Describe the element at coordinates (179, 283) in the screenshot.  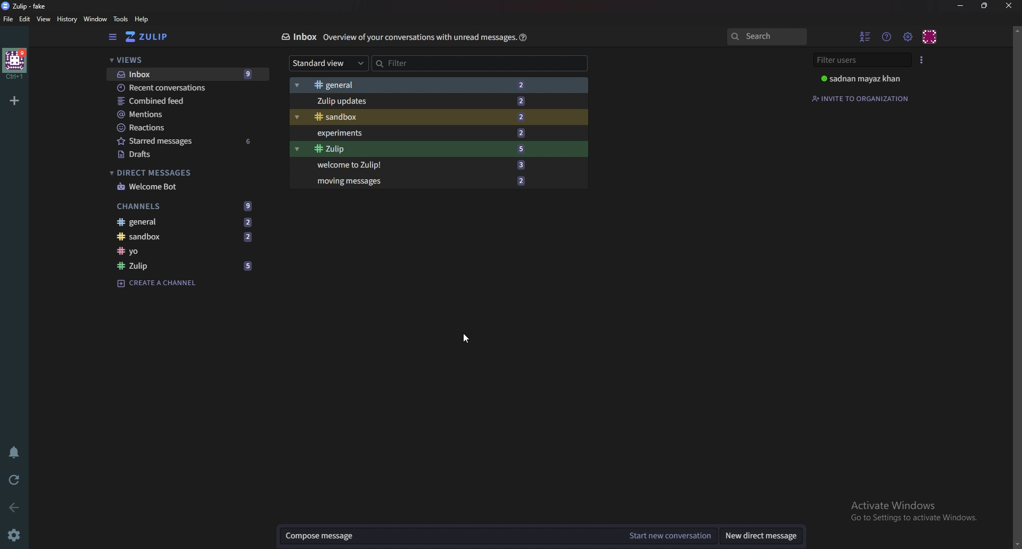
I see `Create a channel` at that location.